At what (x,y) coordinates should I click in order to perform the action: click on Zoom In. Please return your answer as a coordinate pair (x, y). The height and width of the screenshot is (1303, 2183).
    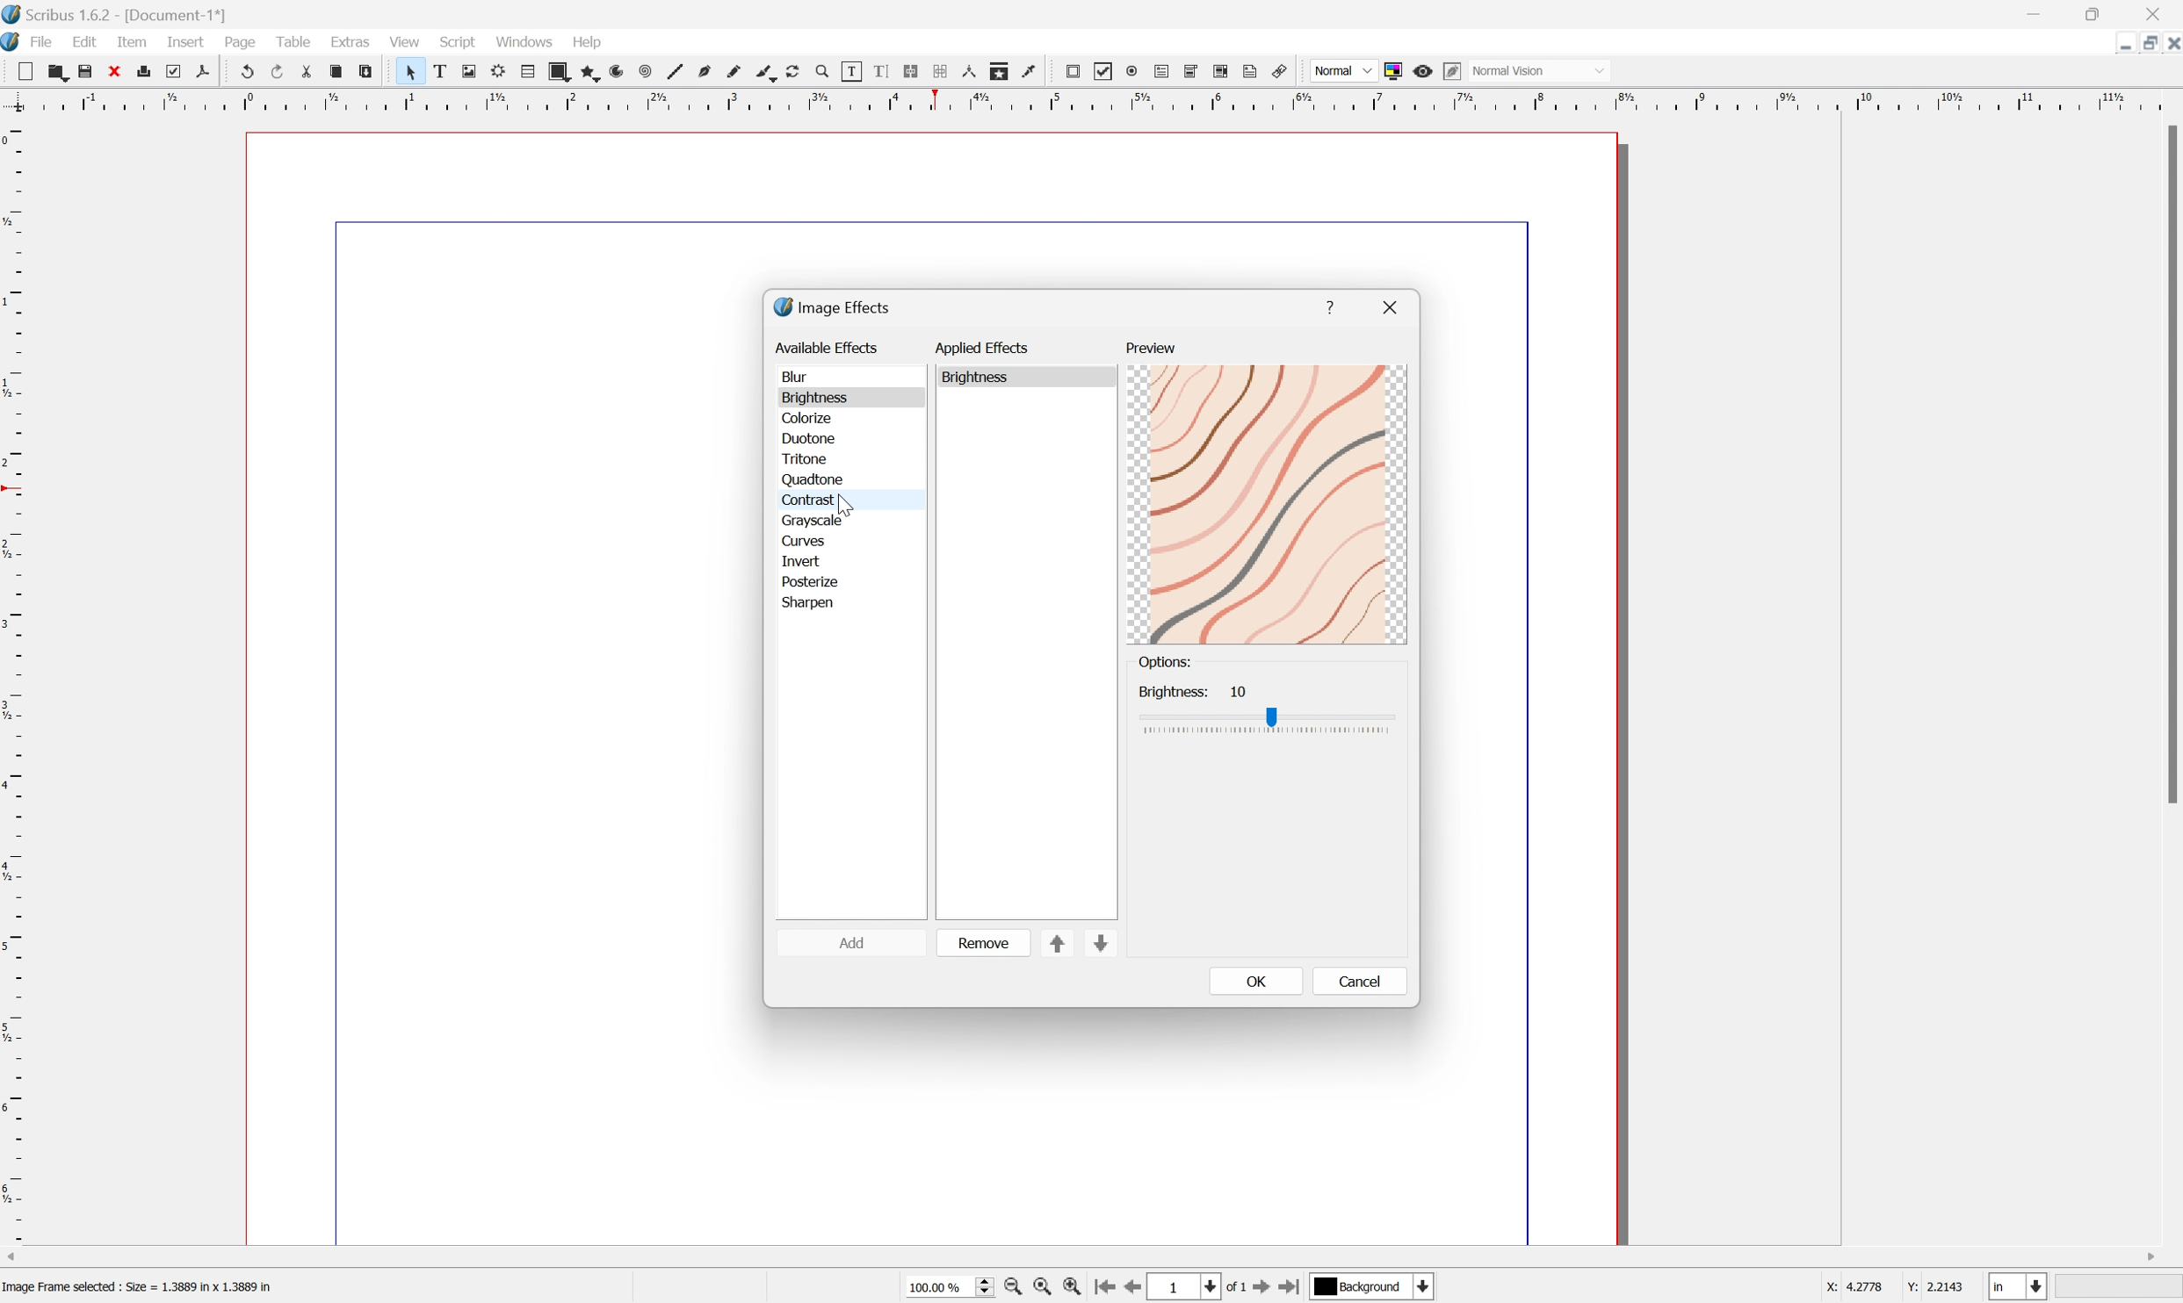
    Looking at the image, I should click on (1075, 1290).